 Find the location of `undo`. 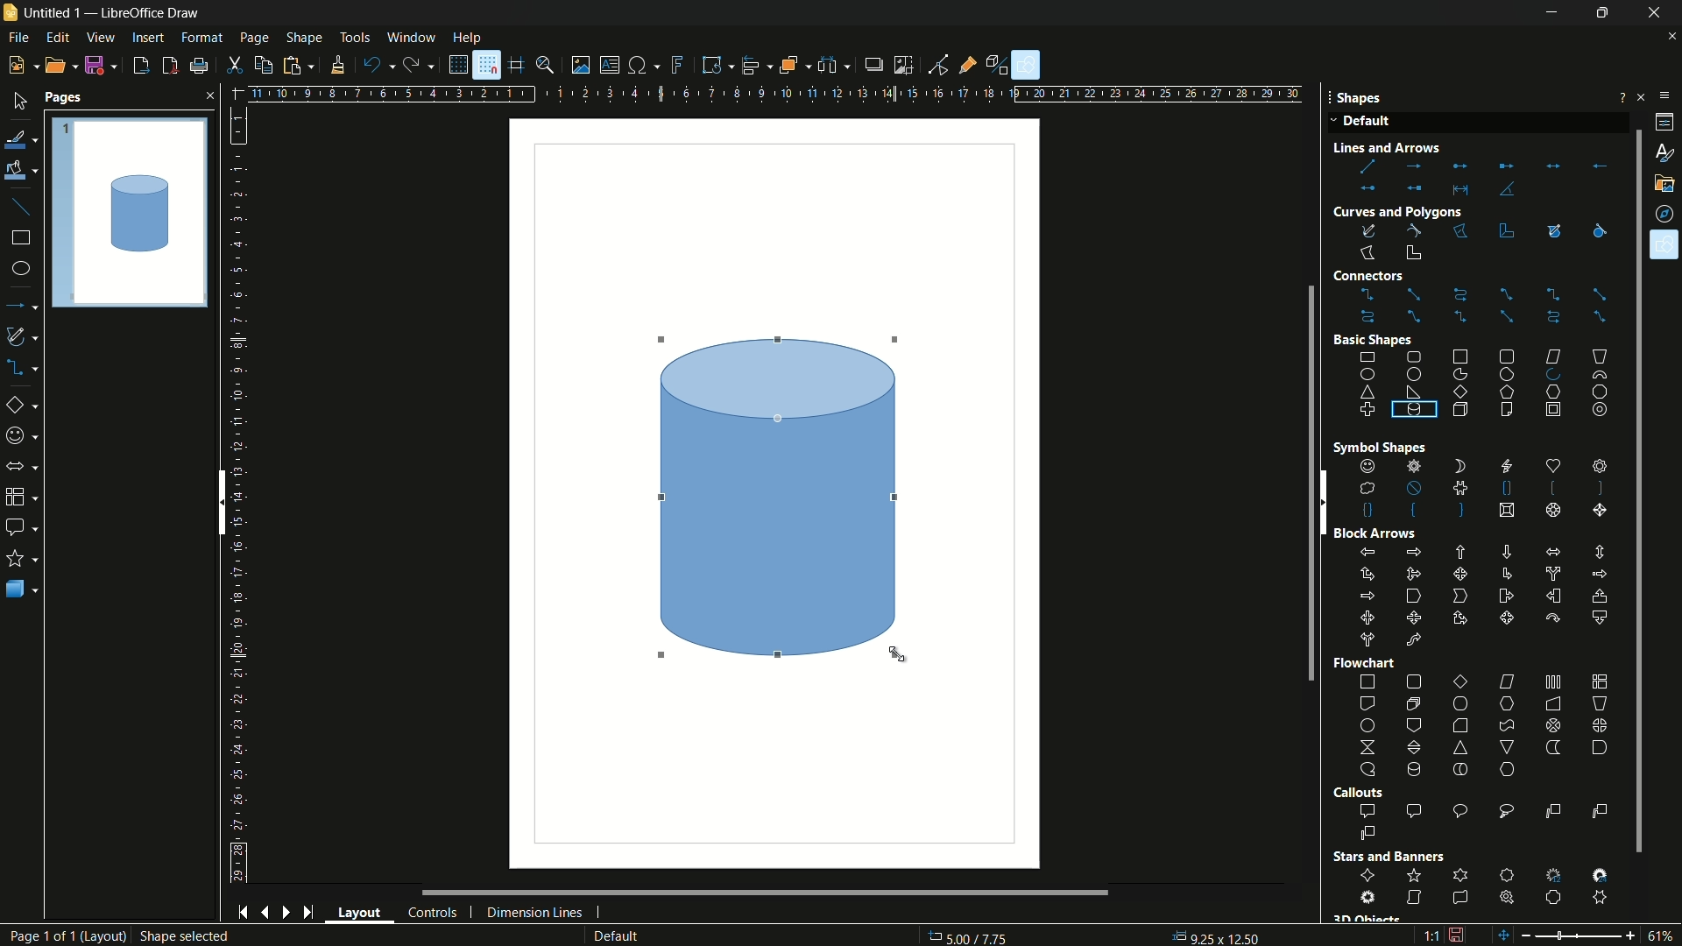

undo is located at coordinates (378, 66).